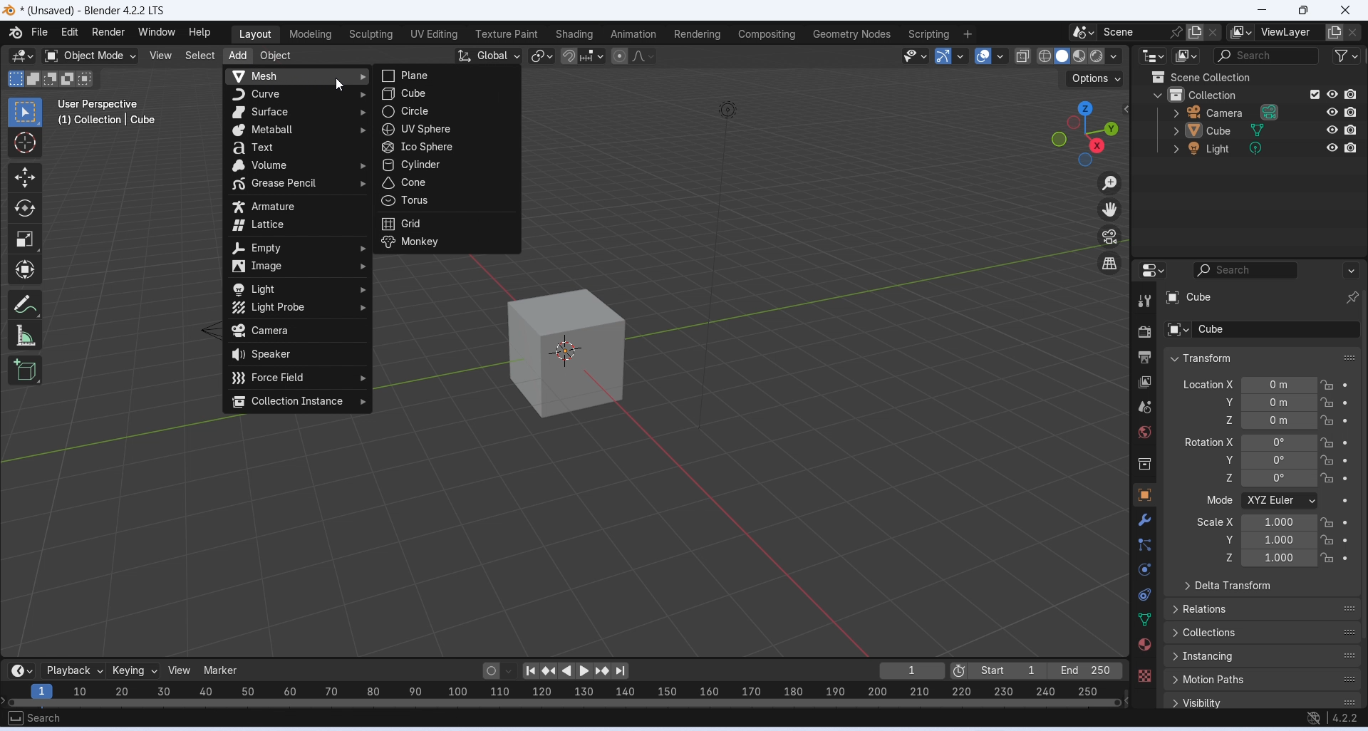 This screenshot has width=1368, height=731. I want to click on tool, so click(1146, 301).